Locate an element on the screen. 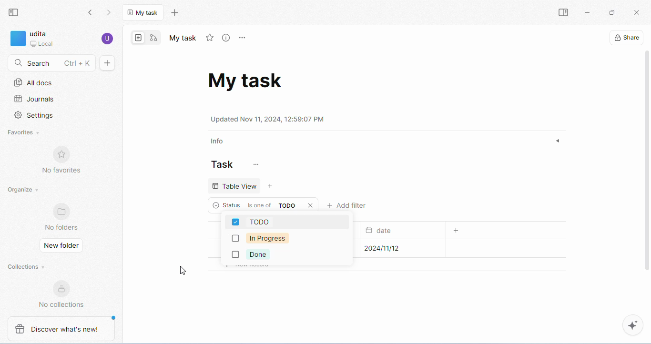  organize is located at coordinates (23, 190).